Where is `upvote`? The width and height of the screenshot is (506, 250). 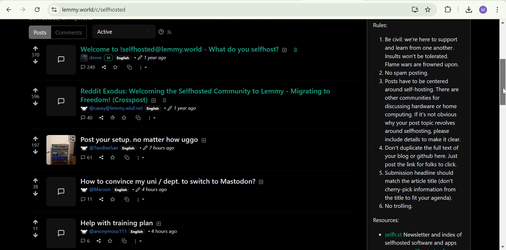 upvote is located at coordinates (36, 138).